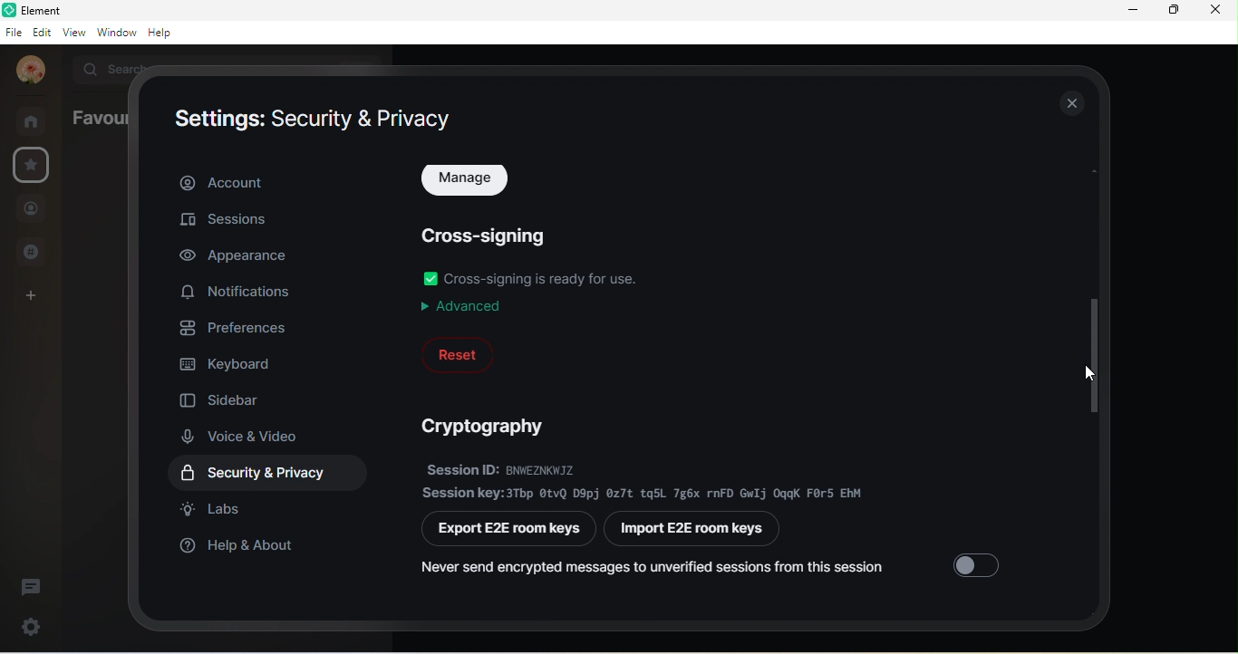  Describe the element at coordinates (225, 397) in the screenshot. I see `sidebar` at that location.